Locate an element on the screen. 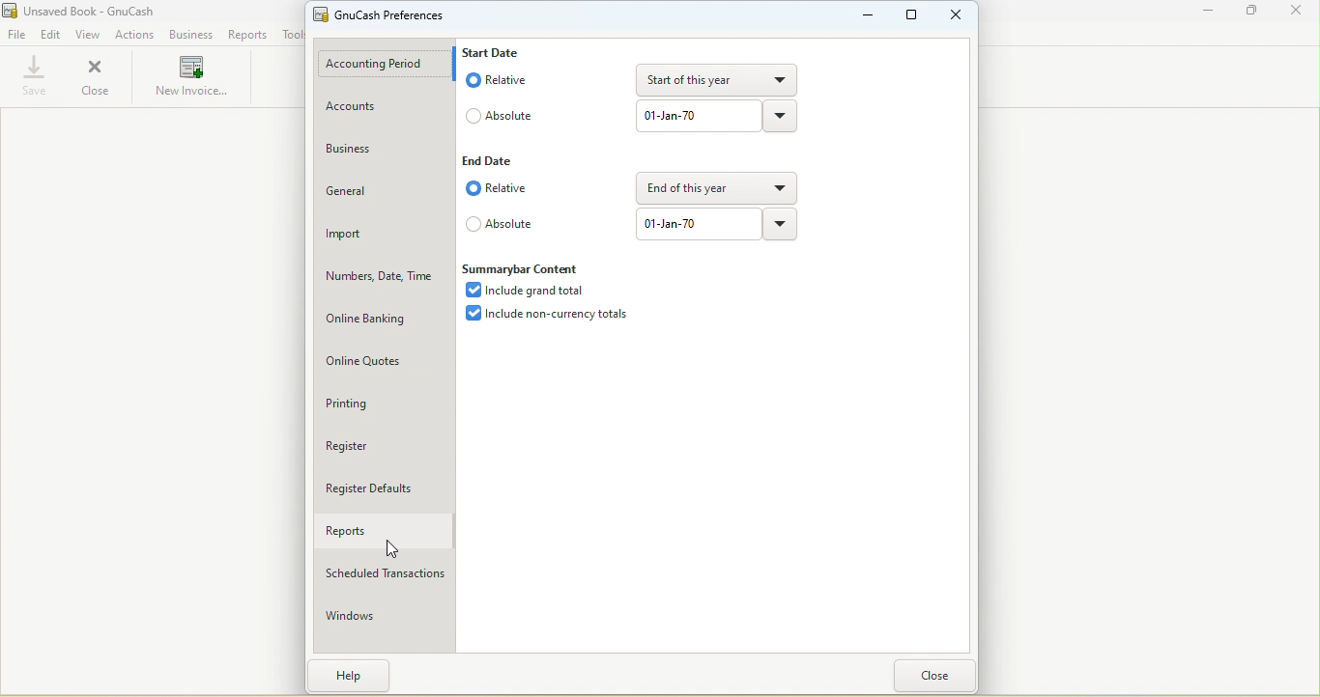 This screenshot has height=697, width=1320. Accounting period is located at coordinates (387, 65).